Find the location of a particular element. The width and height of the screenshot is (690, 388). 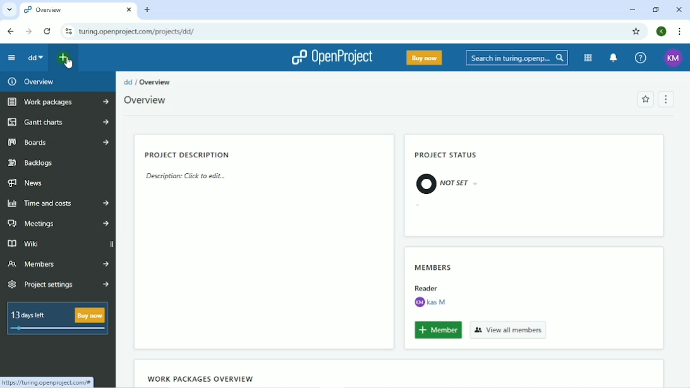

View site information is located at coordinates (68, 32).